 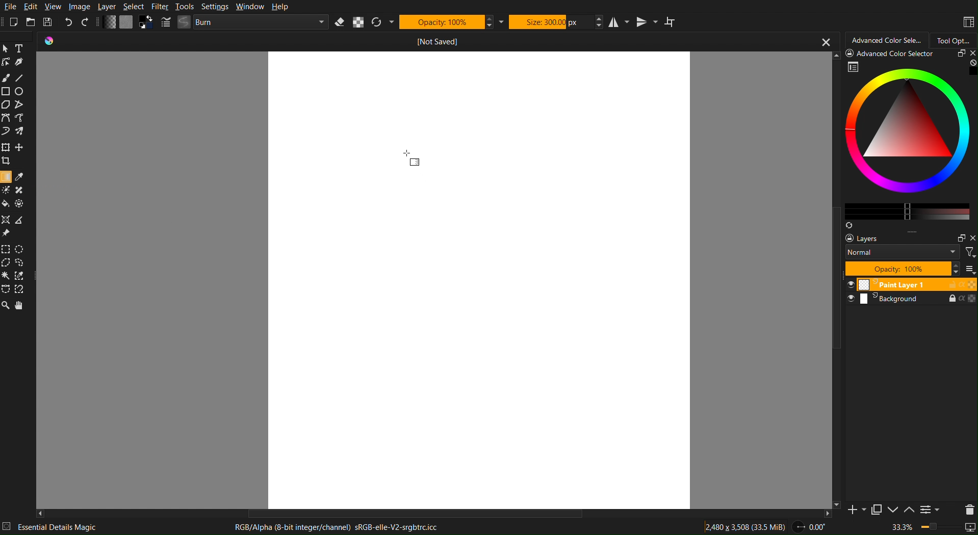 I want to click on Color Tools, so click(x=14, y=197).